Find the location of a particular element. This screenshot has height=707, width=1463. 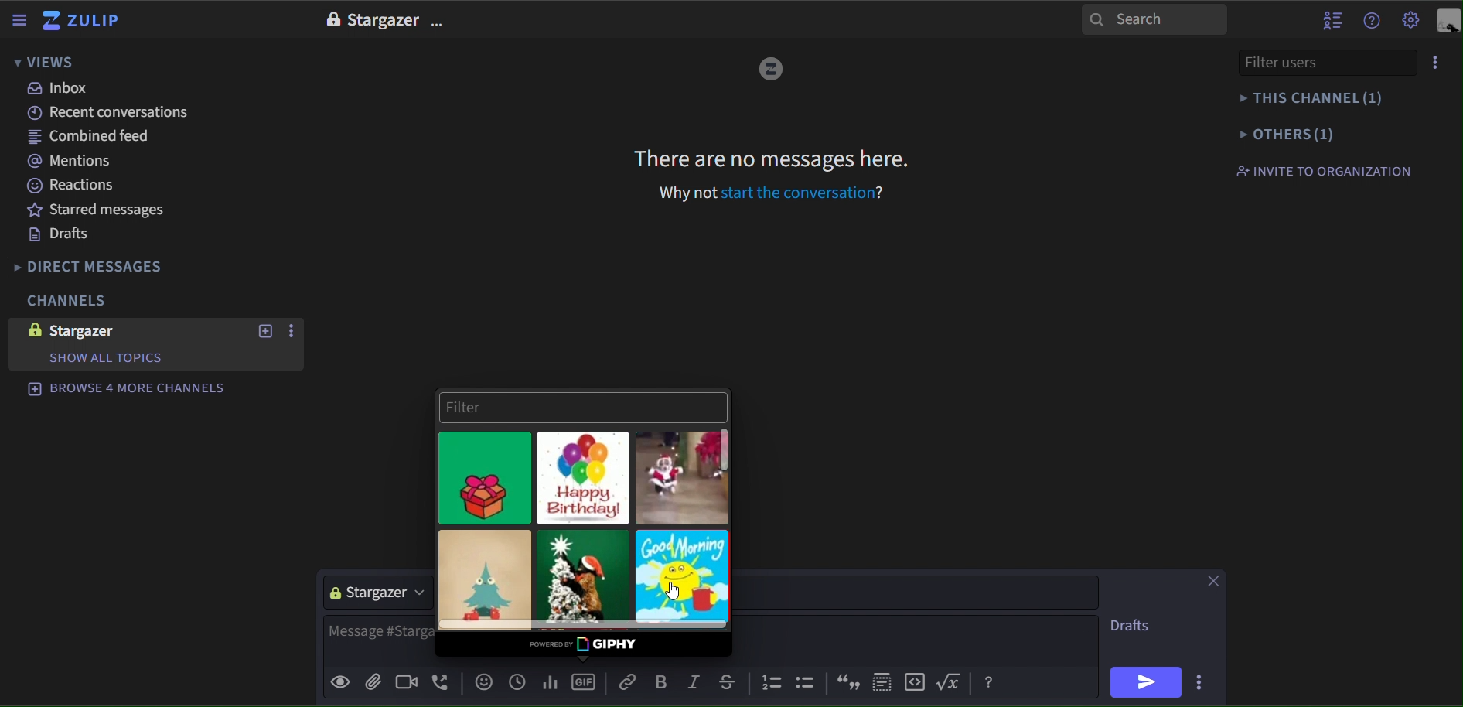

send is located at coordinates (1146, 682).